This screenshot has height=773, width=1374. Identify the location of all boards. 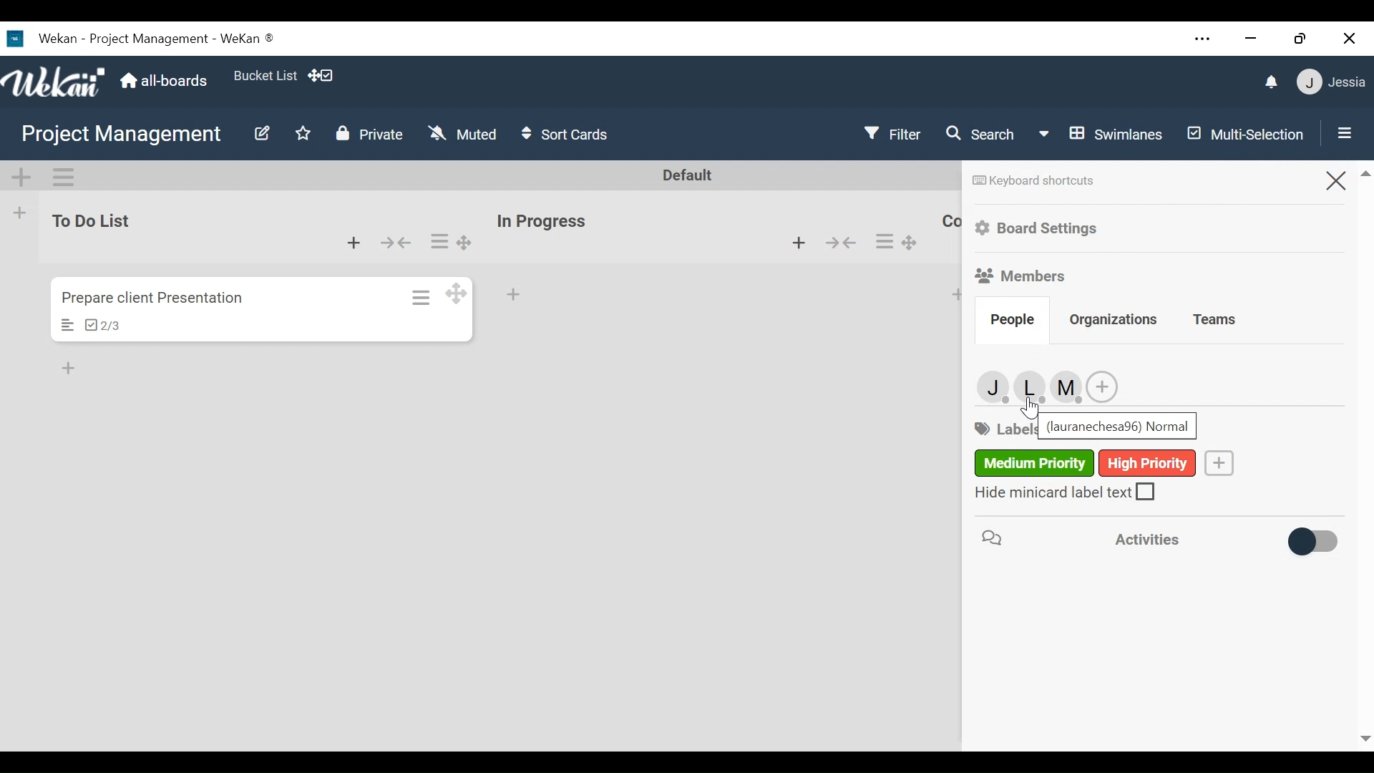
(164, 81).